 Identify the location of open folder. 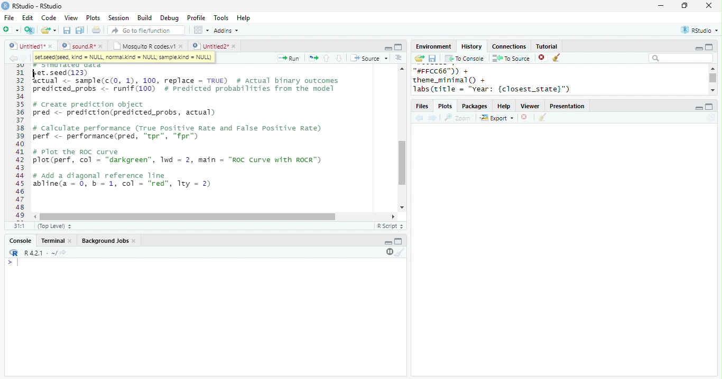
(419, 58).